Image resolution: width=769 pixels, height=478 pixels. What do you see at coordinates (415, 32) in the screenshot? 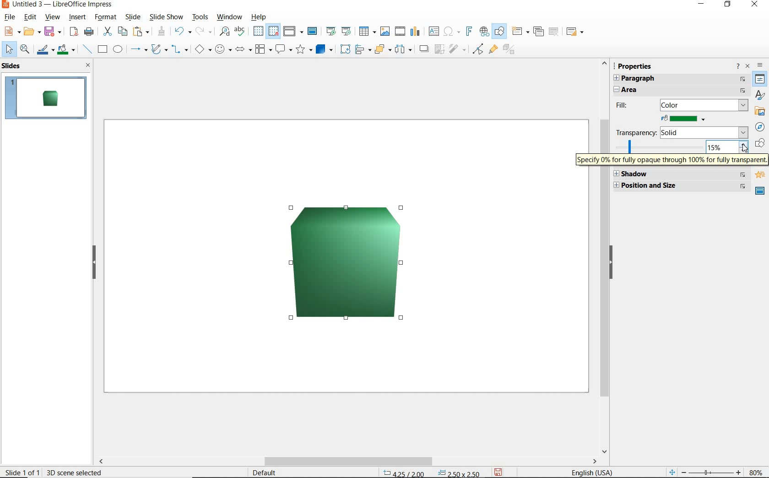
I see `insert chart` at bounding box center [415, 32].